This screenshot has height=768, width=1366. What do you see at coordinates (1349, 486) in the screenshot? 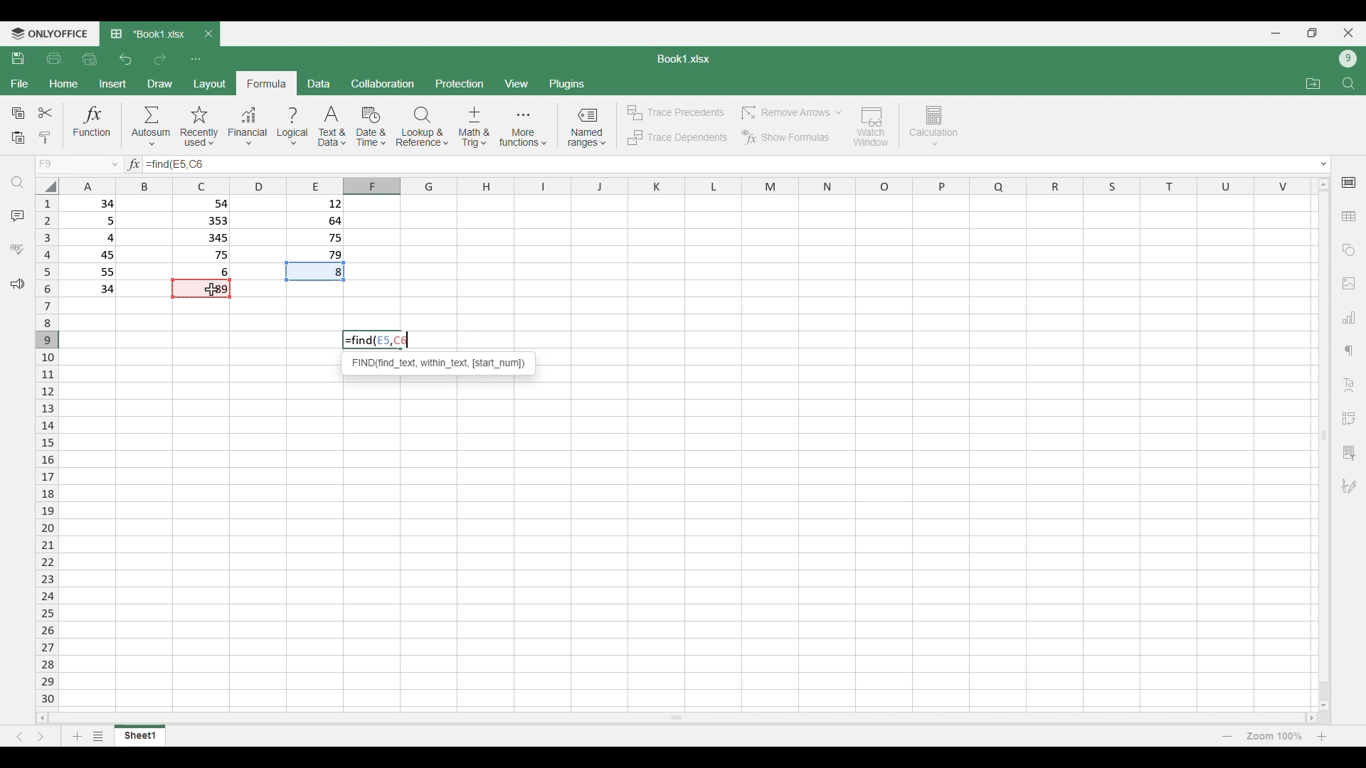
I see `Add digital signature or signature line` at bounding box center [1349, 486].